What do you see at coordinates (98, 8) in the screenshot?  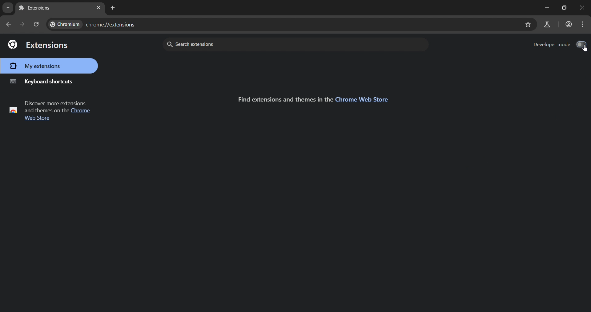 I see `close tab` at bounding box center [98, 8].